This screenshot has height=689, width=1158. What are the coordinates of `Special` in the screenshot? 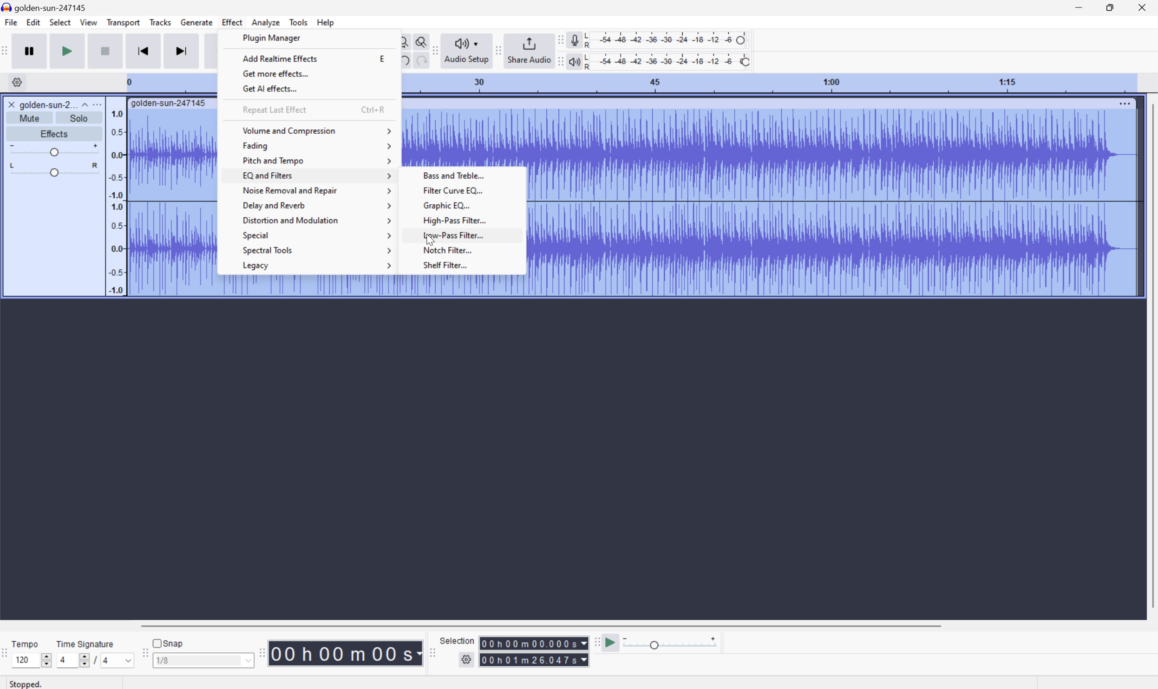 It's located at (317, 236).